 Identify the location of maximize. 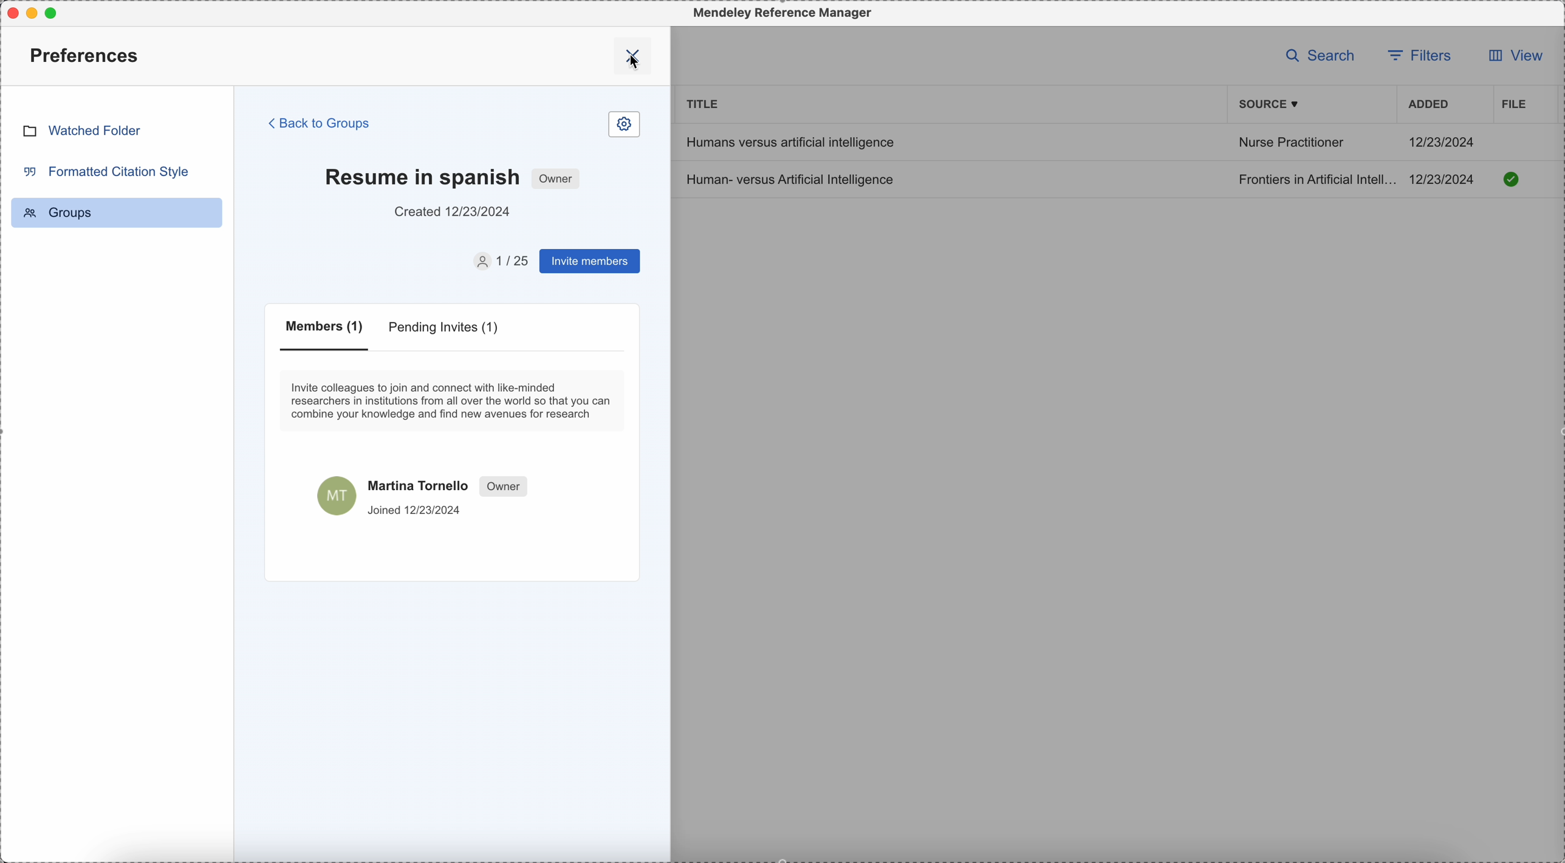
(56, 12).